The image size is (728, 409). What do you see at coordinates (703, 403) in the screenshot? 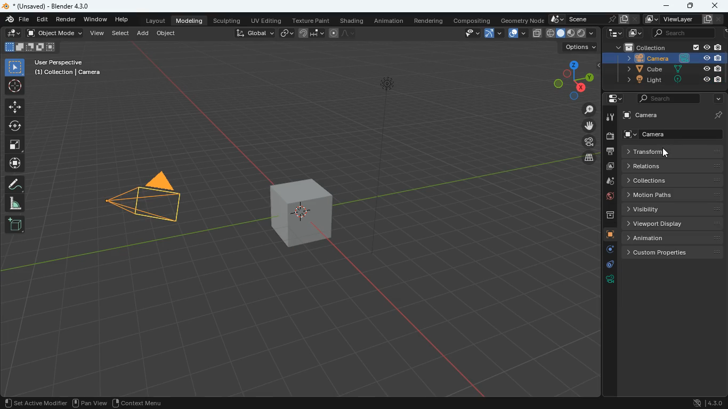
I see `version` at bounding box center [703, 403].